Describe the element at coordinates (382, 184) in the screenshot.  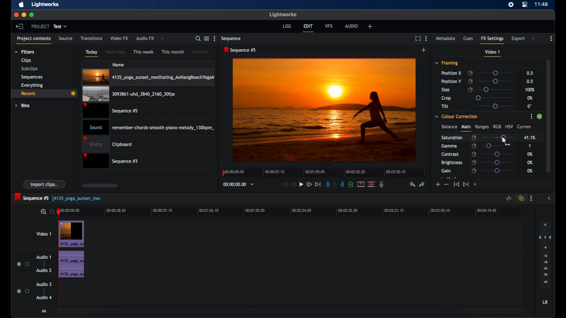
I see `mic` at that location.